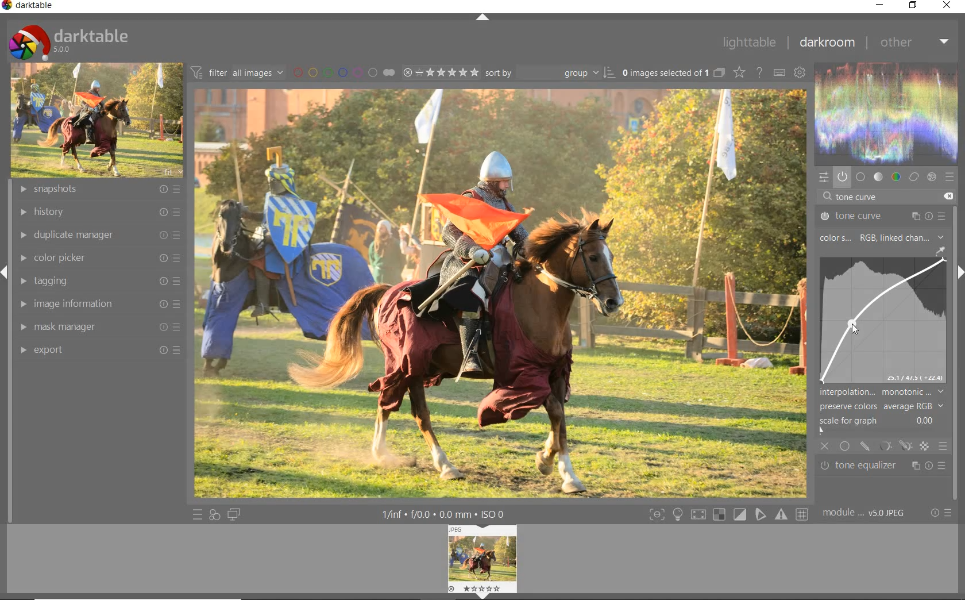 This screenshot has width=965, height=600. I want to click on preserve colors, so click(881, 406).